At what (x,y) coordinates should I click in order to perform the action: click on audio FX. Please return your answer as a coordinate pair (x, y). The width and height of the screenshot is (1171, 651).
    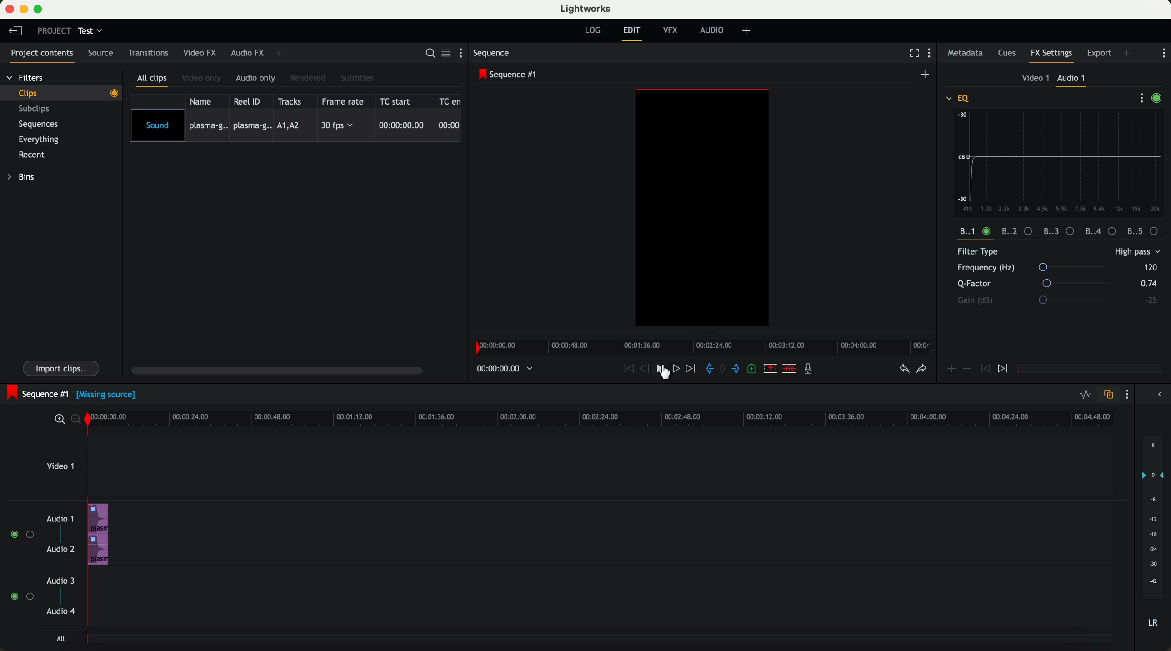
    Looking at the image, I should click on (247, 53).